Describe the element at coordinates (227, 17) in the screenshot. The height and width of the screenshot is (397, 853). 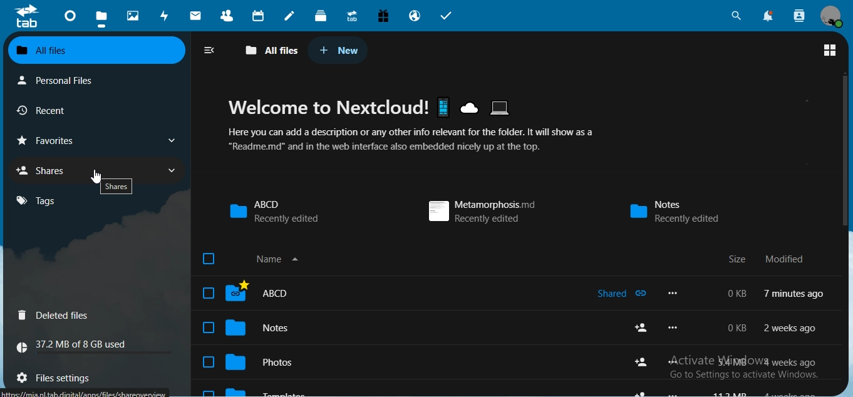
I see `contacts` at that location.